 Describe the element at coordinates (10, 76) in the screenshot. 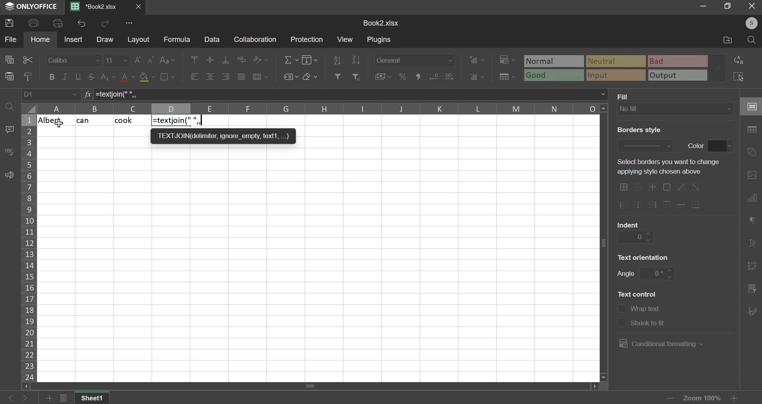

I see `paste` at that location.